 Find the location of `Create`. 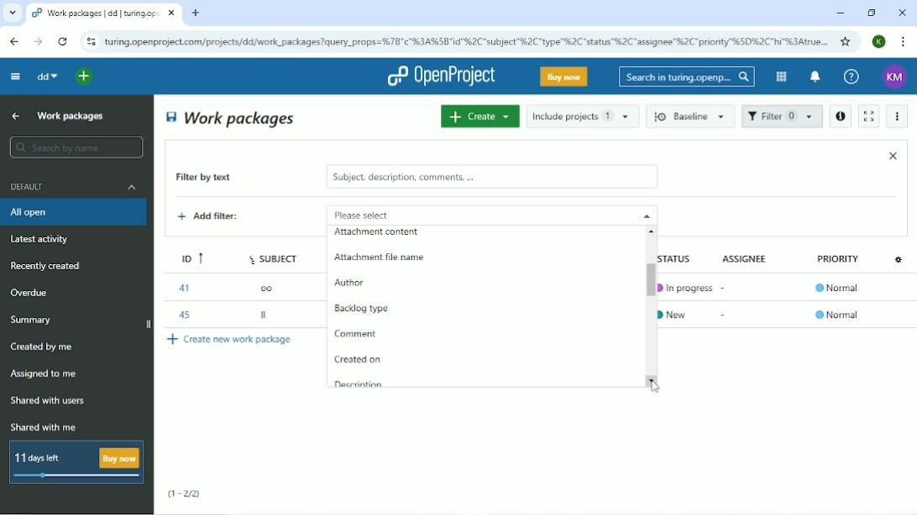

Create is located at coordinates (479, 116).